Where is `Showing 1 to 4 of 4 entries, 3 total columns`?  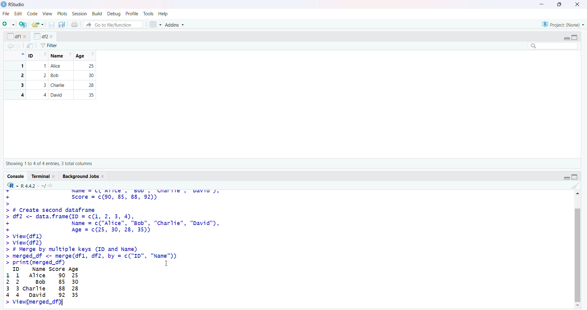 Showing 1 to 4 of 4 entries, 3 total columns is located at coordinates (49, 164).